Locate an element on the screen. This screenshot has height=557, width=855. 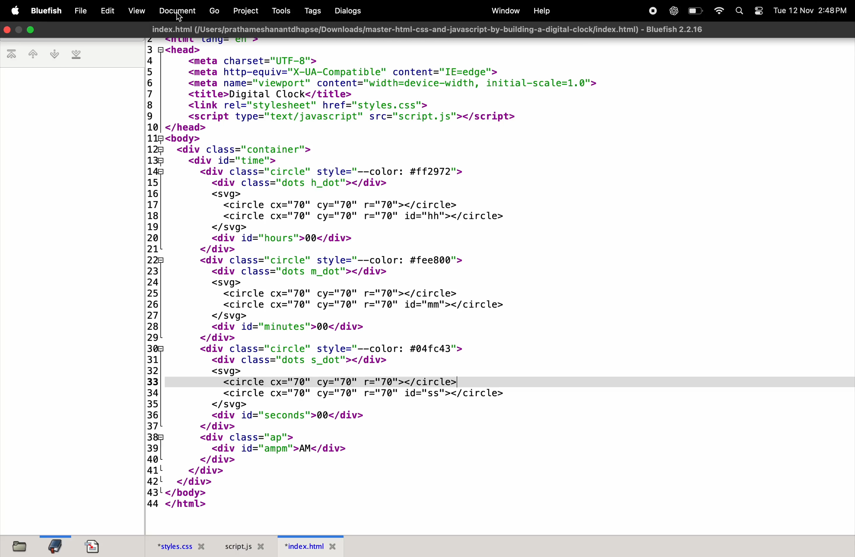
script.js is located at coordinates (248, 546).